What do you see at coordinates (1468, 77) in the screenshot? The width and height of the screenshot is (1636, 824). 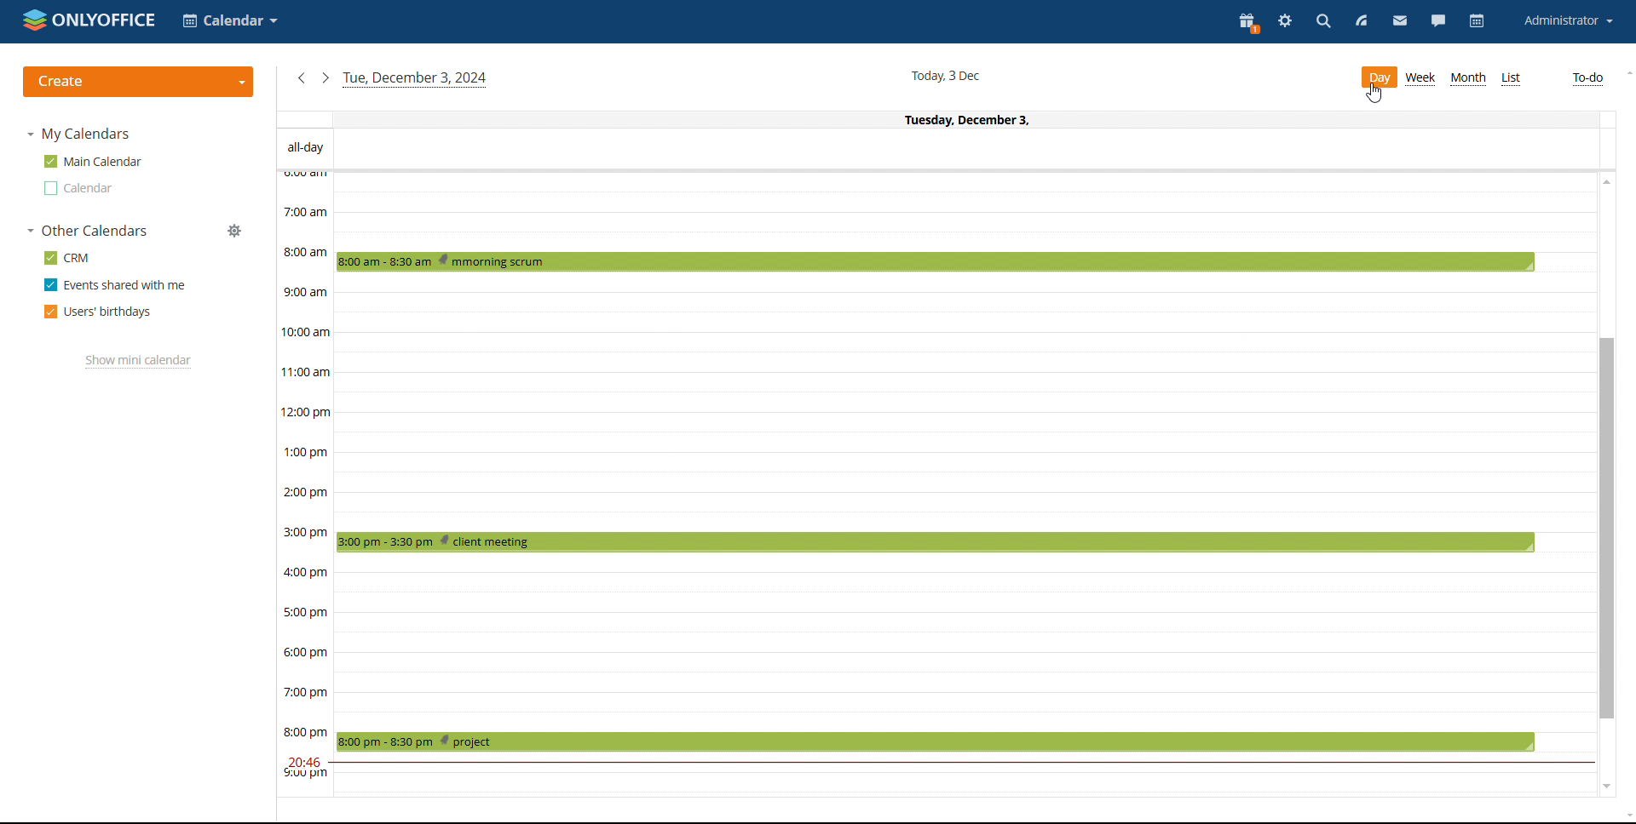 I see `month view` at bounding box center [1468, 77].